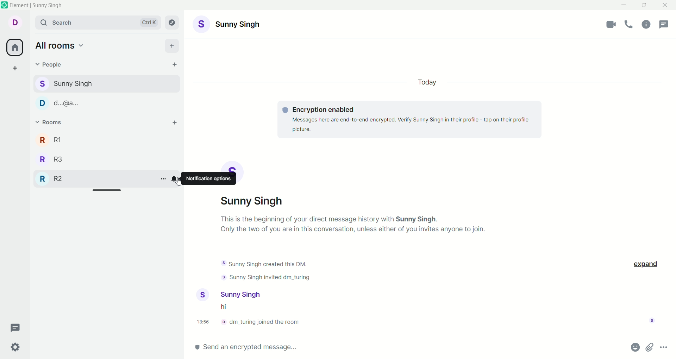 This screenshot has width=676, height=359. Describe the element at coordinates (174, 46) in the screenshot. I see `add` at that location.